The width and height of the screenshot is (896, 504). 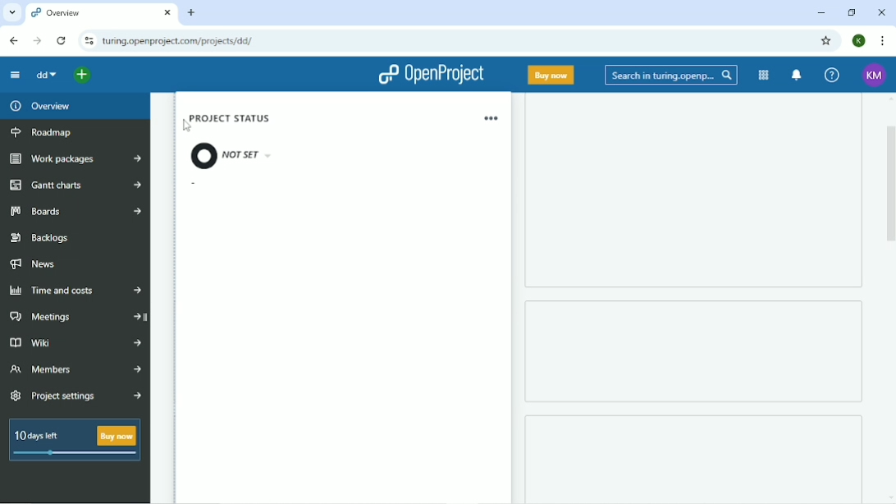 What do you see at coordinates (179, 41) in the screenshot?
I see `Site` at bounding box center [179, 41].